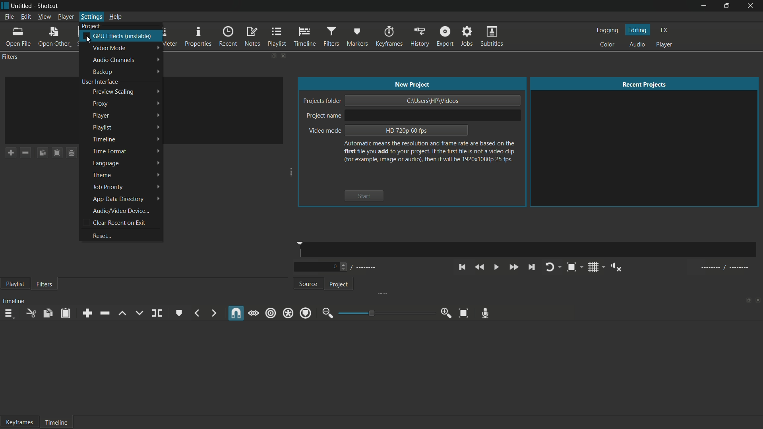 The image size is (763, 429). I want to click on properties, so click(199, 37).